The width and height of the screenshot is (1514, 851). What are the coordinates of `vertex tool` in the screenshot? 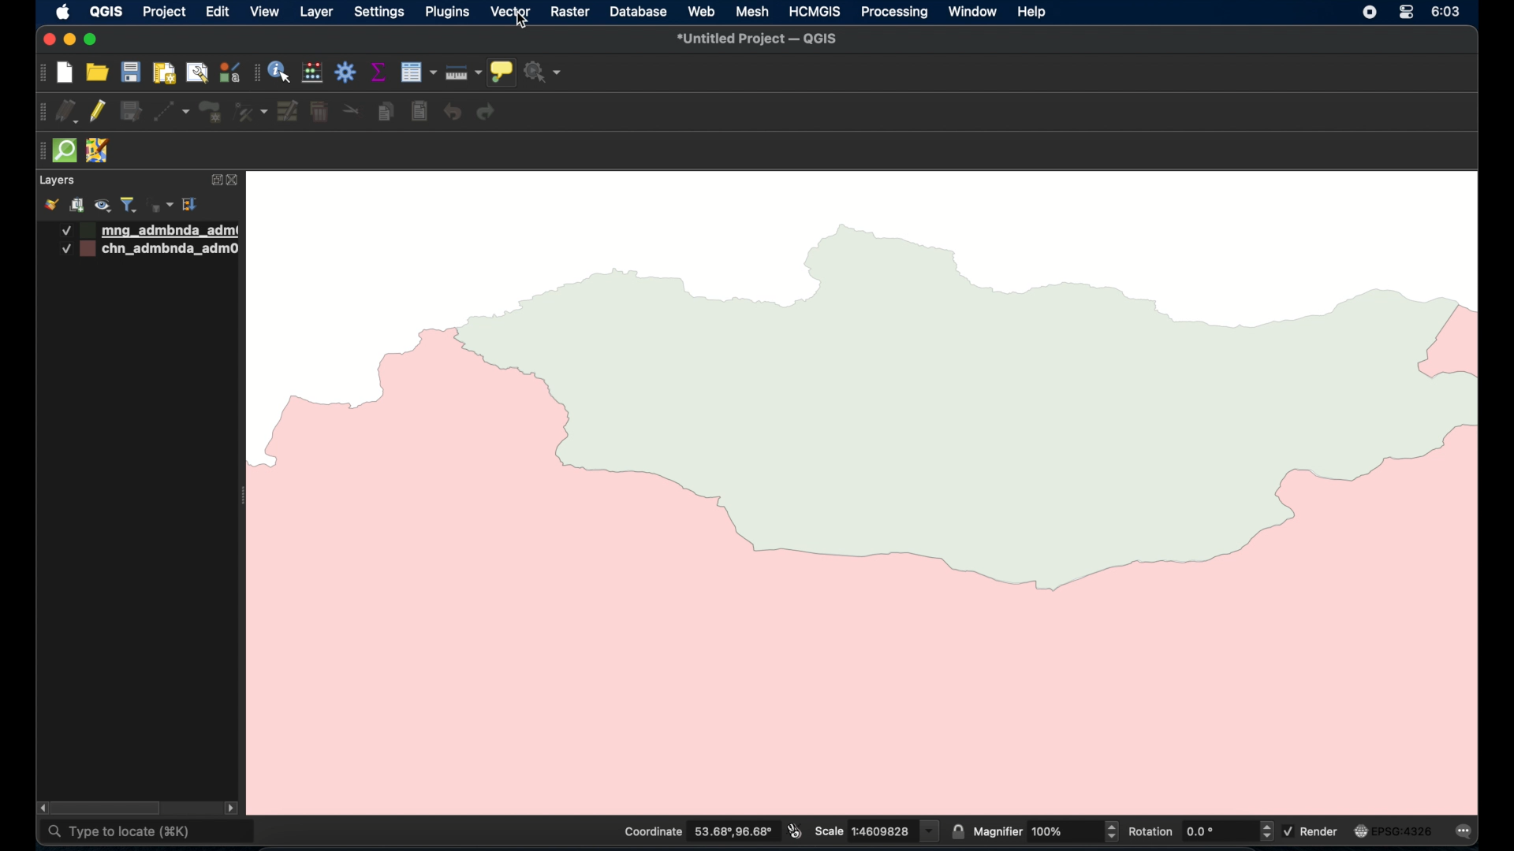 It's located at (251, 112).